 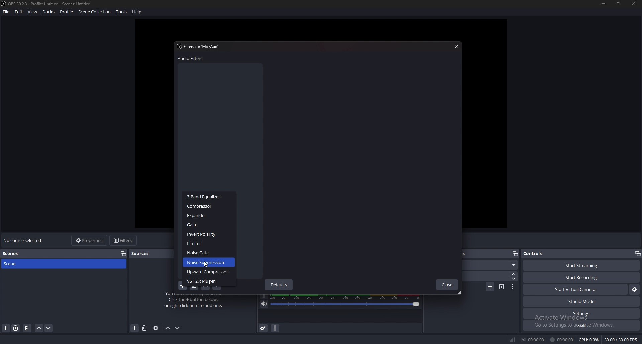 What do you see at coordinates (485, 253) in the screenshot?
I see `scene transitions` at bounding box center [485, 253].